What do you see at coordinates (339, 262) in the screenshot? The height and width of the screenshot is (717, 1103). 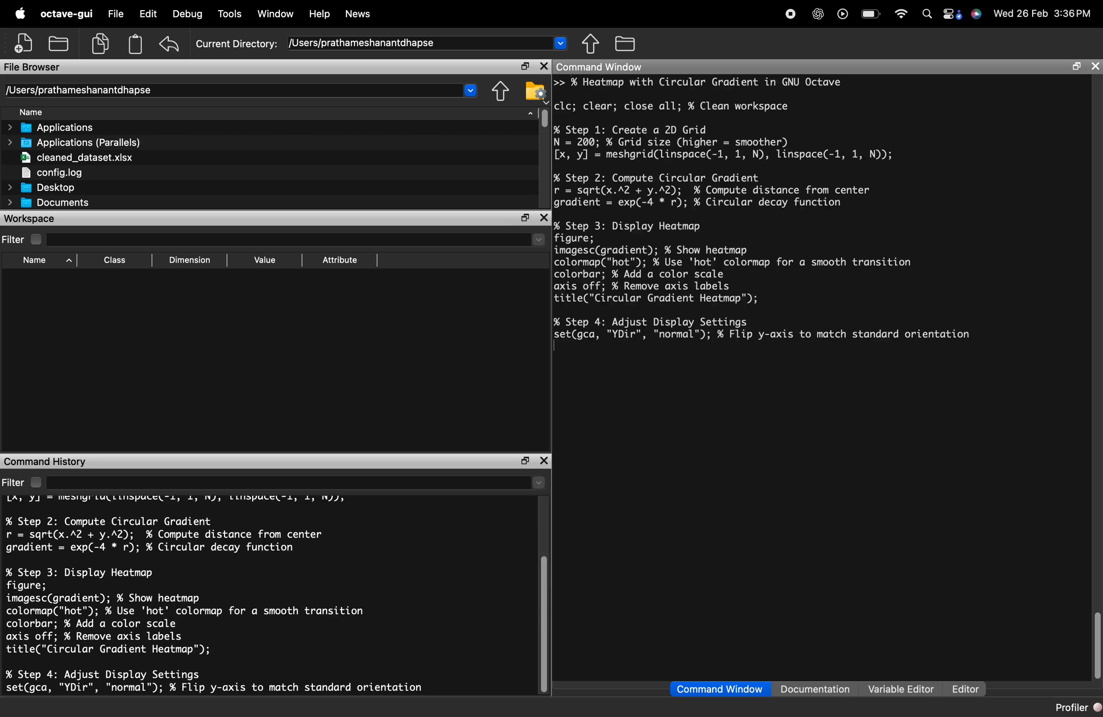 I see `Attribute` at bounding box center [339, 262].